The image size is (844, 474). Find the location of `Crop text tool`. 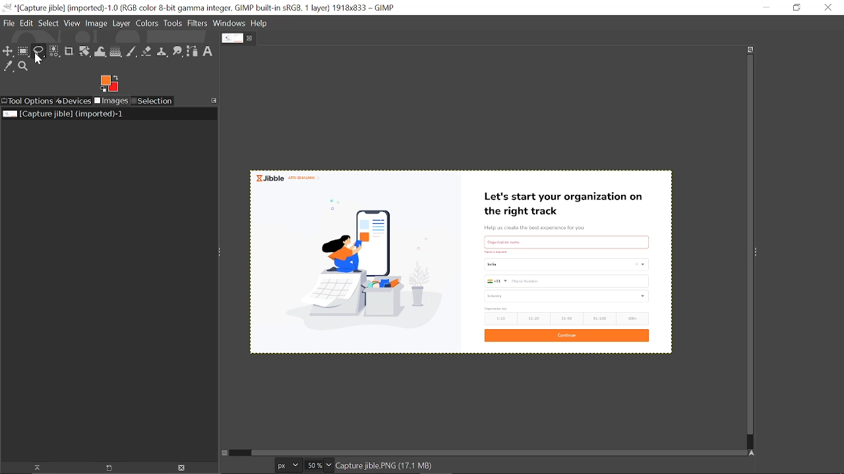

Crop text tool is located at coordinates (69, 52).